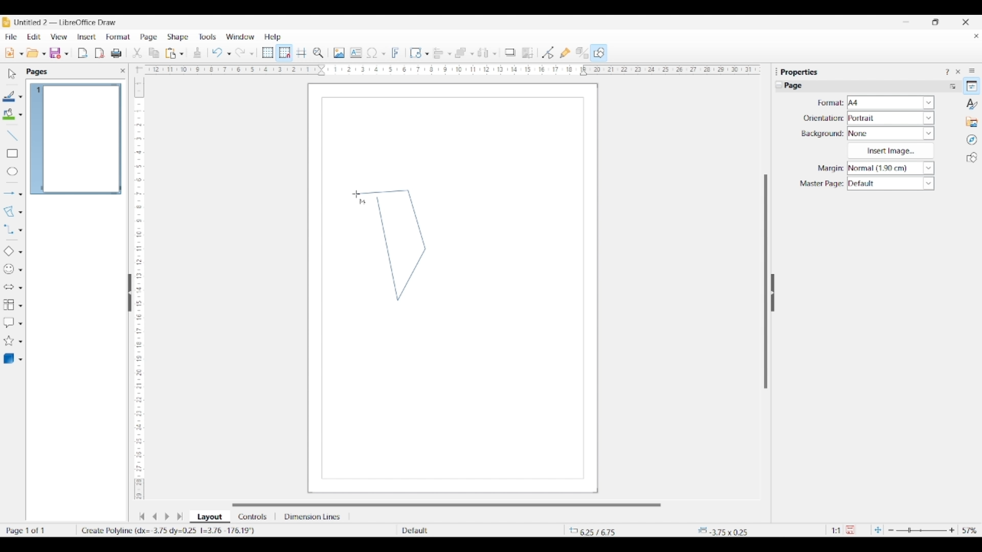  I want to click on Selected flowchart, so click(9, 305).